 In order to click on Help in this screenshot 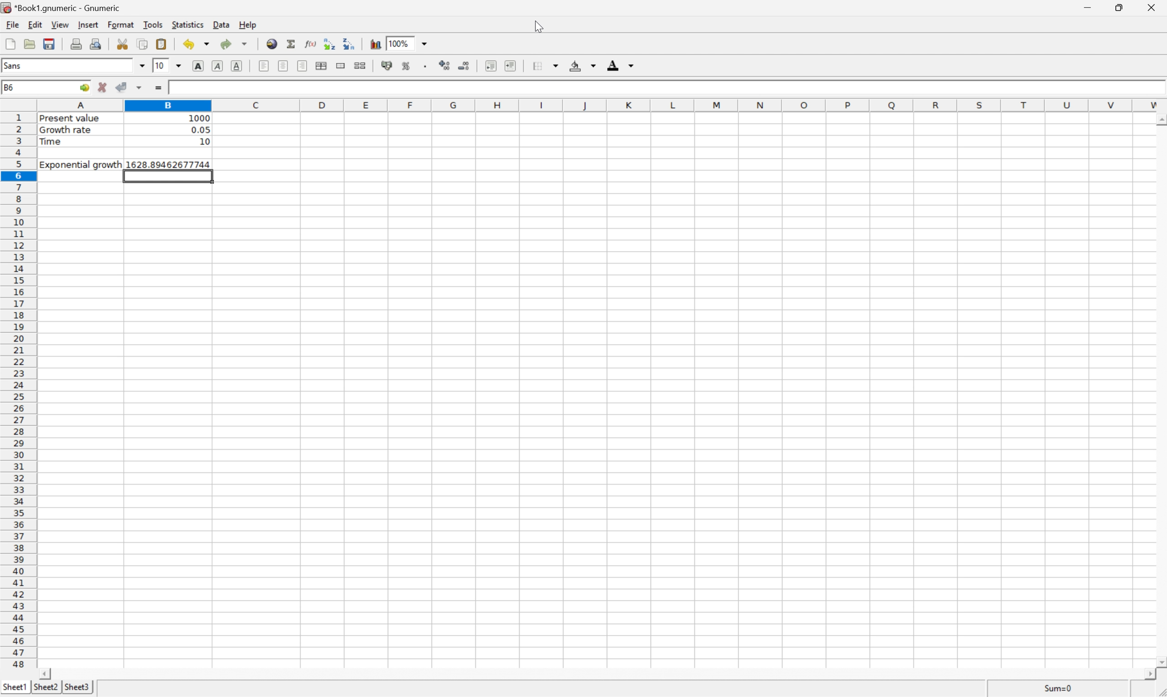, I will do `click(248, 25)`.